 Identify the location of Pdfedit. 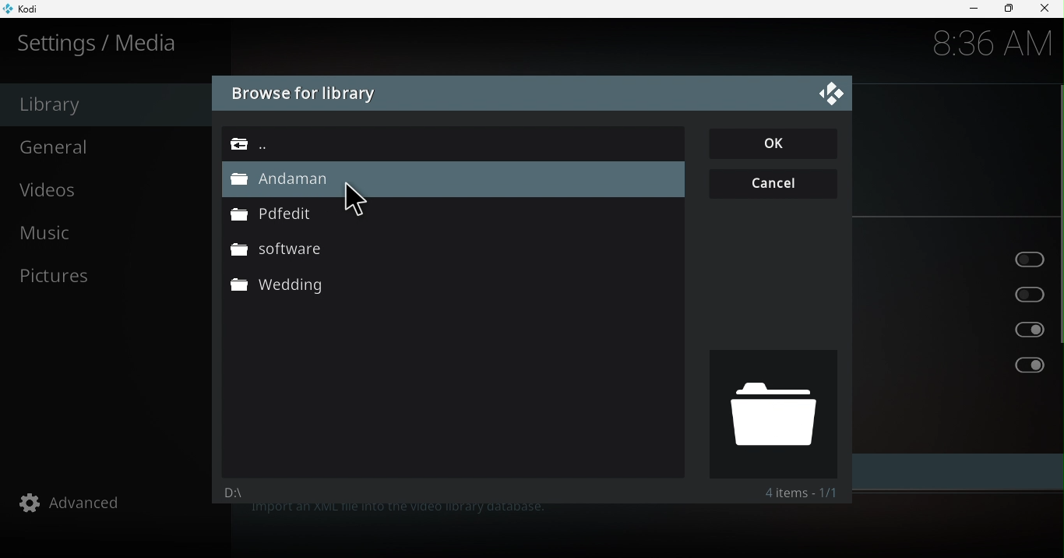
(280, 213).